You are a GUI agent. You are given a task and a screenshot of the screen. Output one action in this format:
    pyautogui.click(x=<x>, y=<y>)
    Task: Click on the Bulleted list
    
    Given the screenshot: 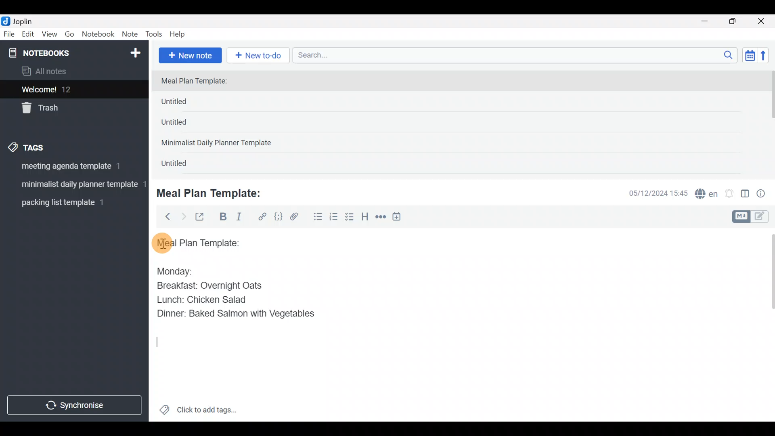 What is the action you would take?
    pyautogui.click(x=316, y=217)
    